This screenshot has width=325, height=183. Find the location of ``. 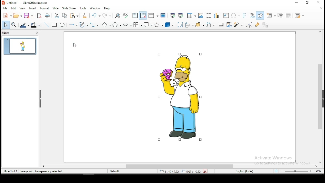

 is located at coordinates (127, 25).